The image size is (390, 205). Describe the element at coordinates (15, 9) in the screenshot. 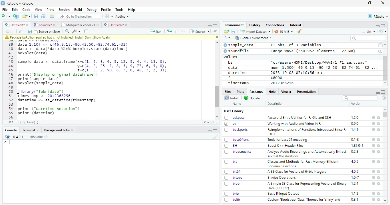

I see `Edit` at that location.